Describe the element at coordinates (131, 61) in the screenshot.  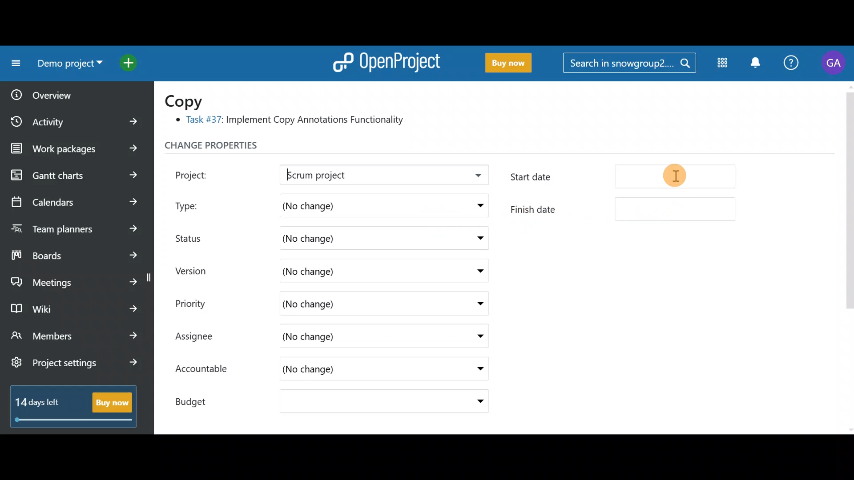
I see `Open quick add menu` at that location.